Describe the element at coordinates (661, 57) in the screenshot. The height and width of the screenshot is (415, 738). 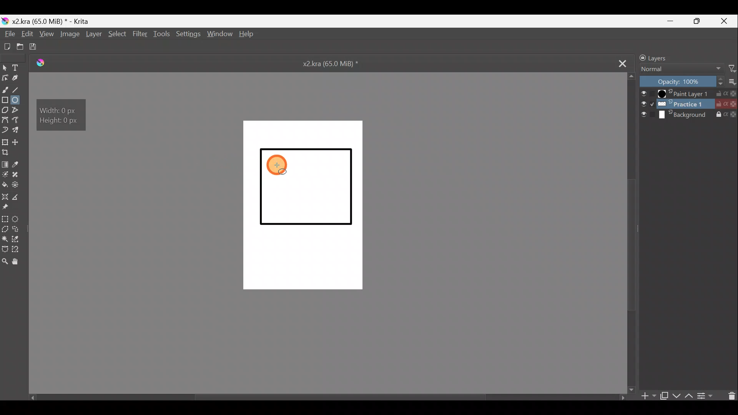
I see `Layers` at that location.